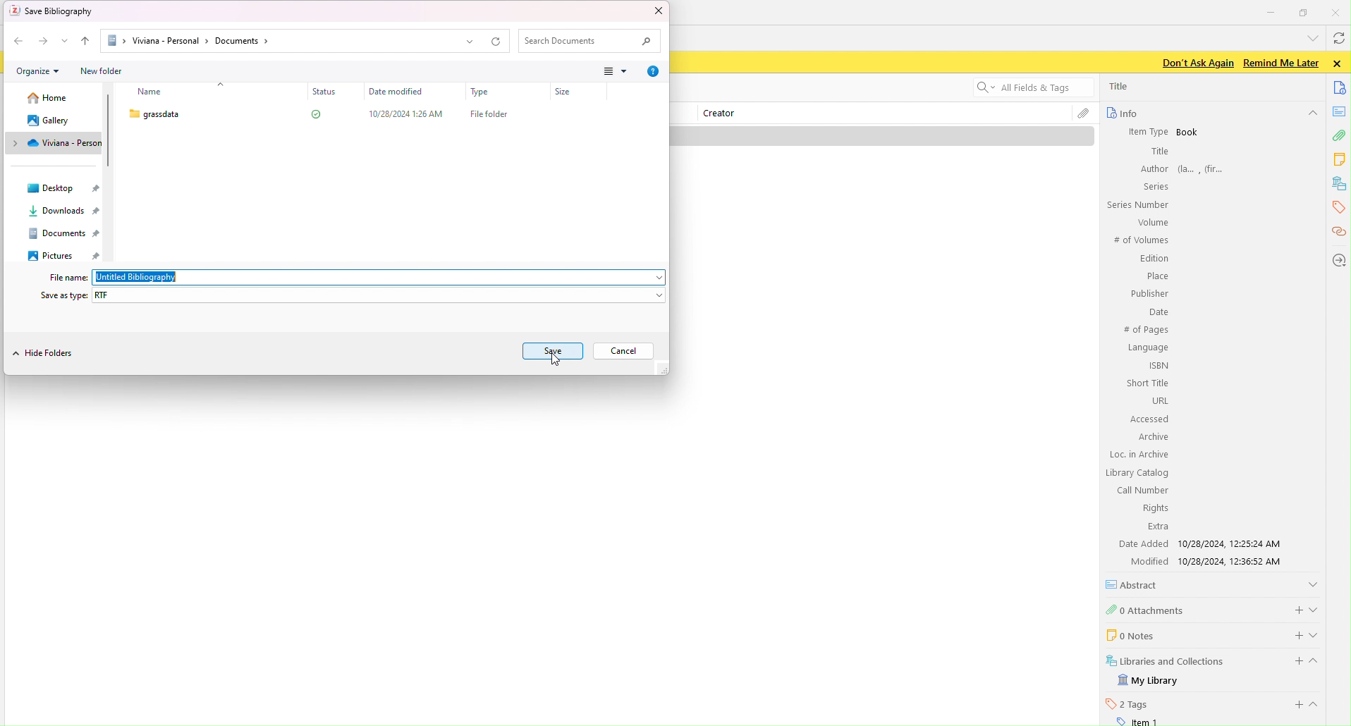 This screenshot has height=726, width=1351. I want to click on Cancel, so click(625, 354).